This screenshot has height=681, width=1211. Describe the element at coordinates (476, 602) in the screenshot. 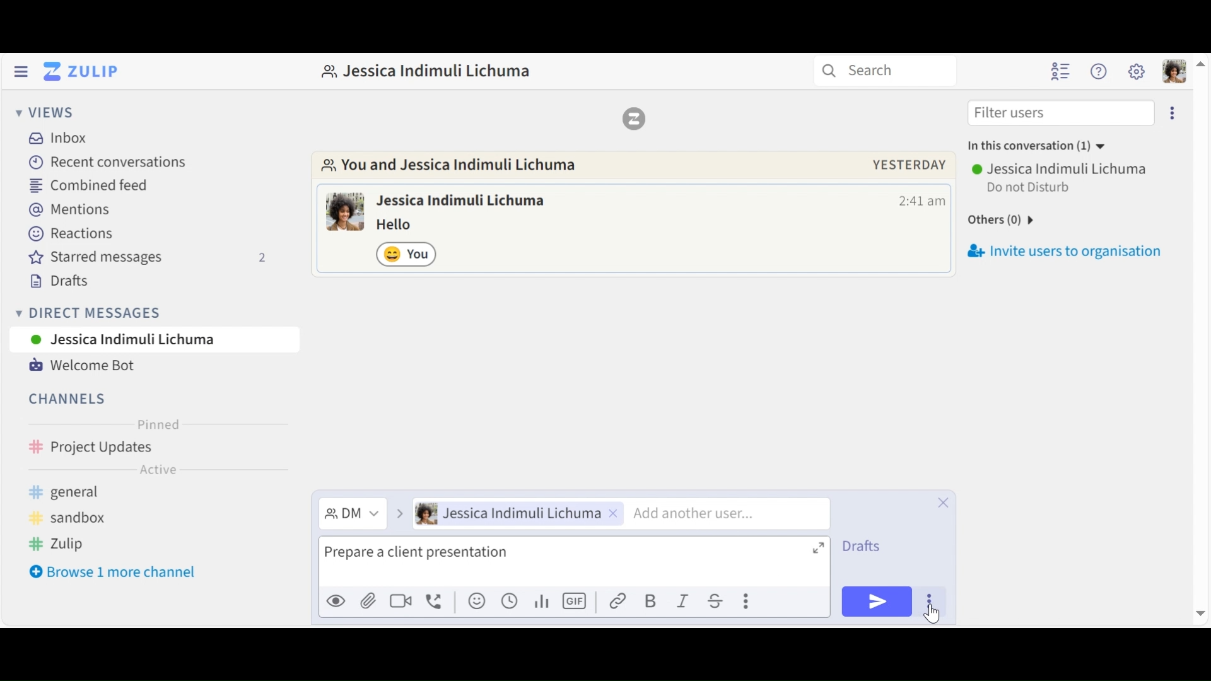

I see `Add emoji` at that location.